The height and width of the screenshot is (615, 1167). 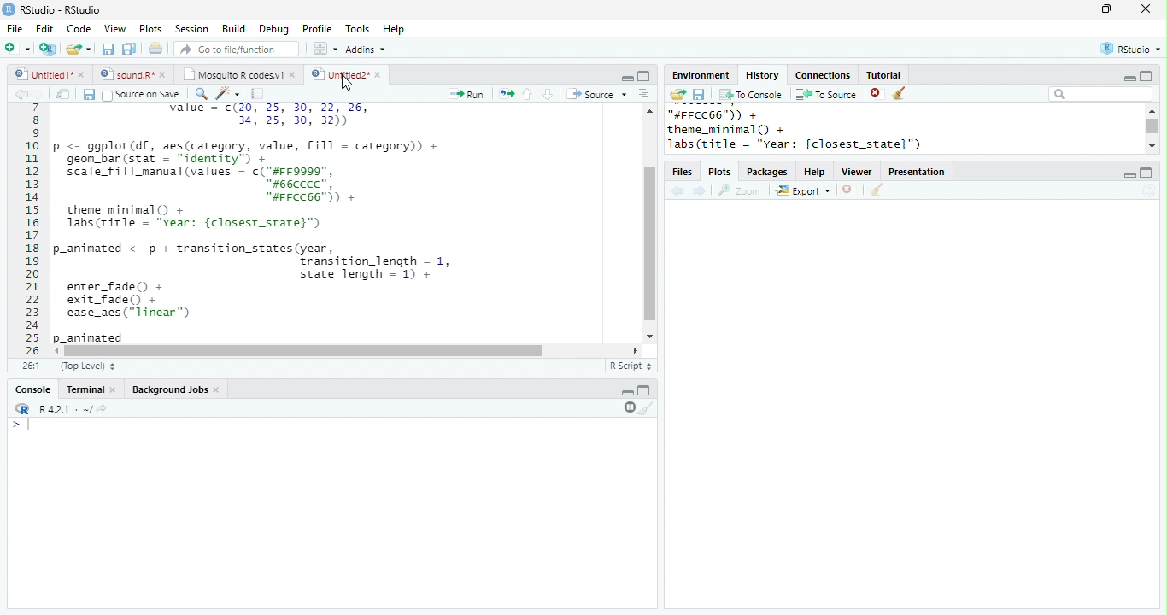 I want to click on close file, so click(x=847, y=190).